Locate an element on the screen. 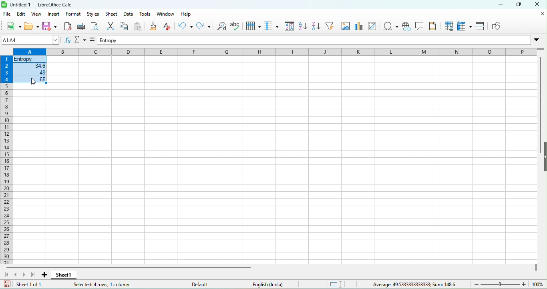  show draw function is located at coordinates (499, 26).